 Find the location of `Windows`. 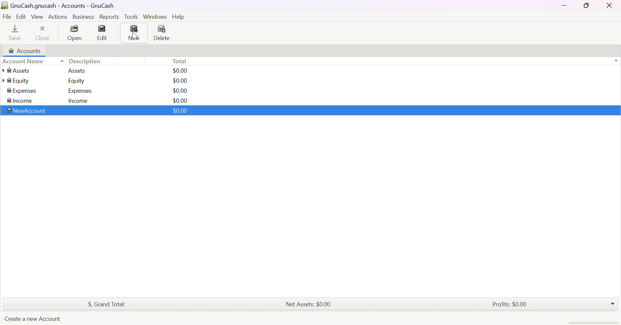

Windows is located at coordinates (155, 16).